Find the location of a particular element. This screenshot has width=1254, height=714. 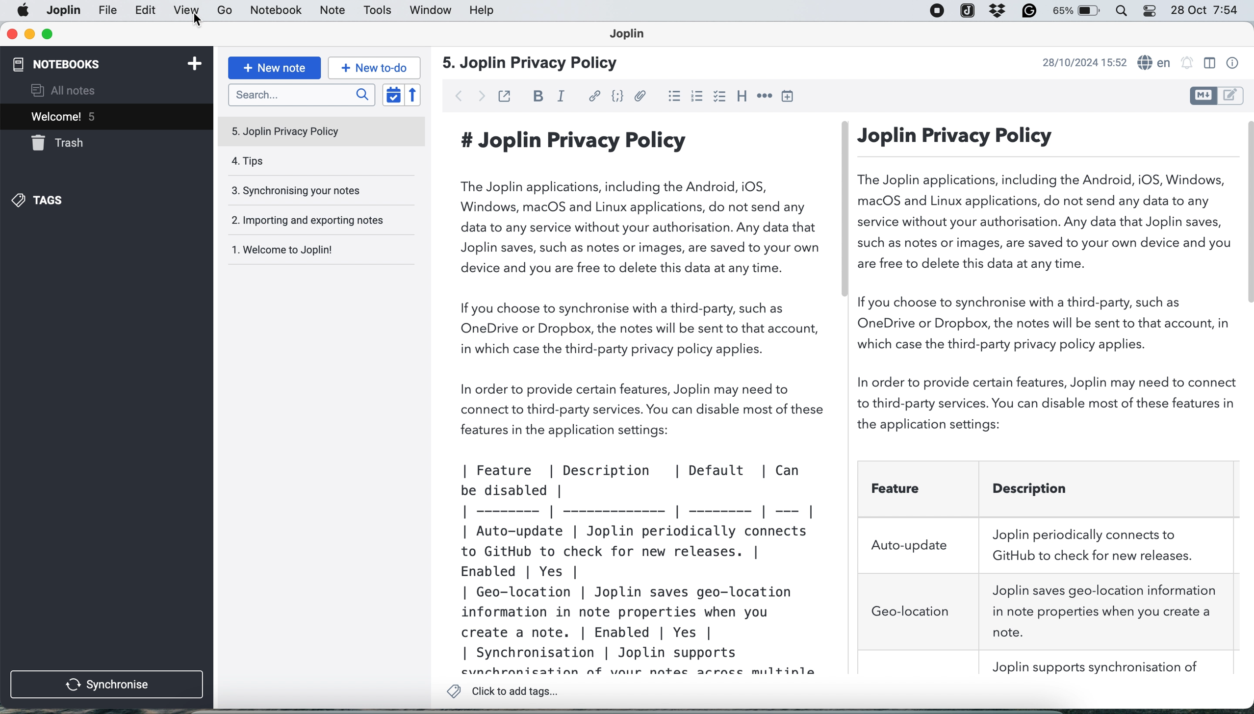

file is located at coordinates (62, 10).